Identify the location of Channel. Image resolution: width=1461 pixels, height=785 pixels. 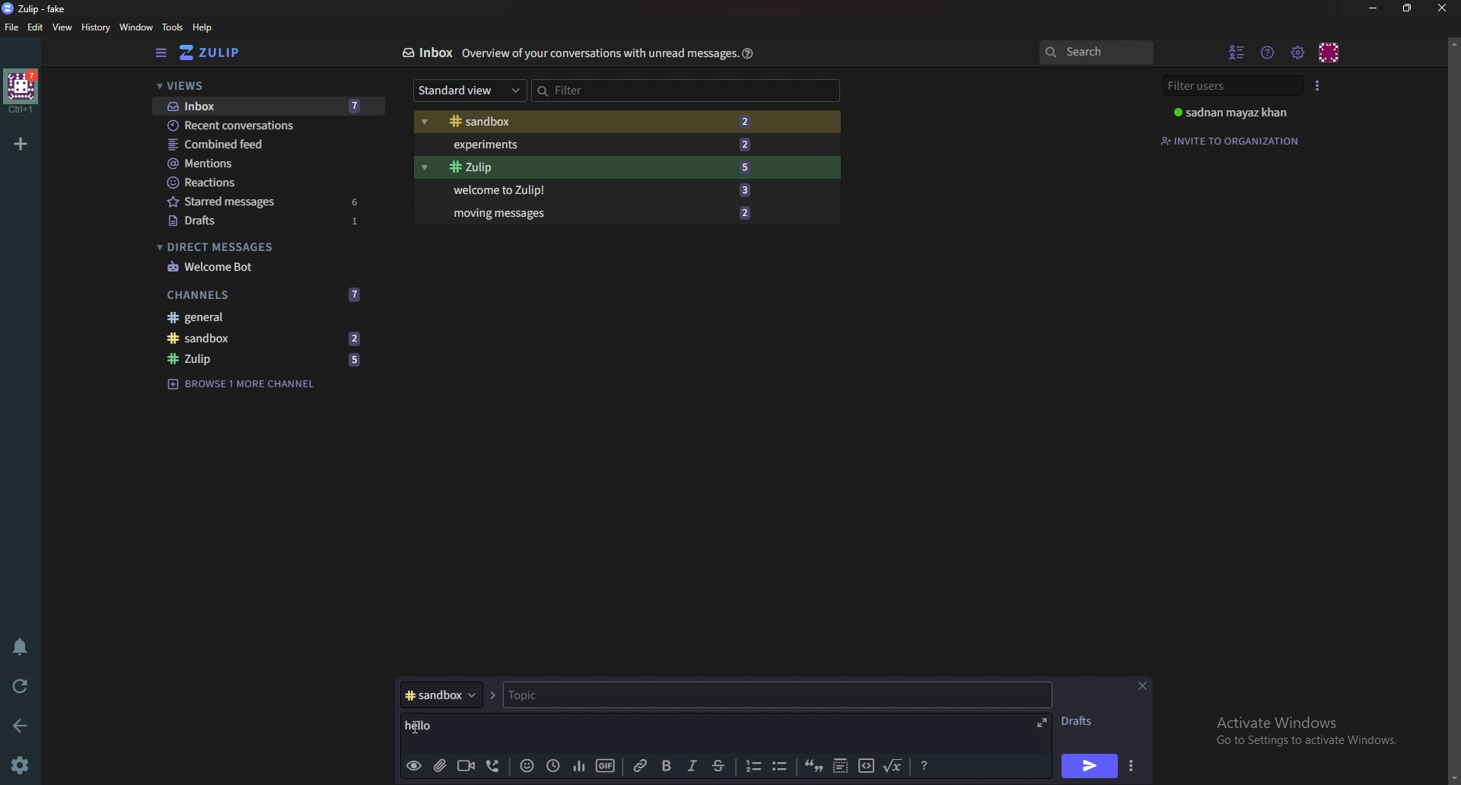
(441, 694).